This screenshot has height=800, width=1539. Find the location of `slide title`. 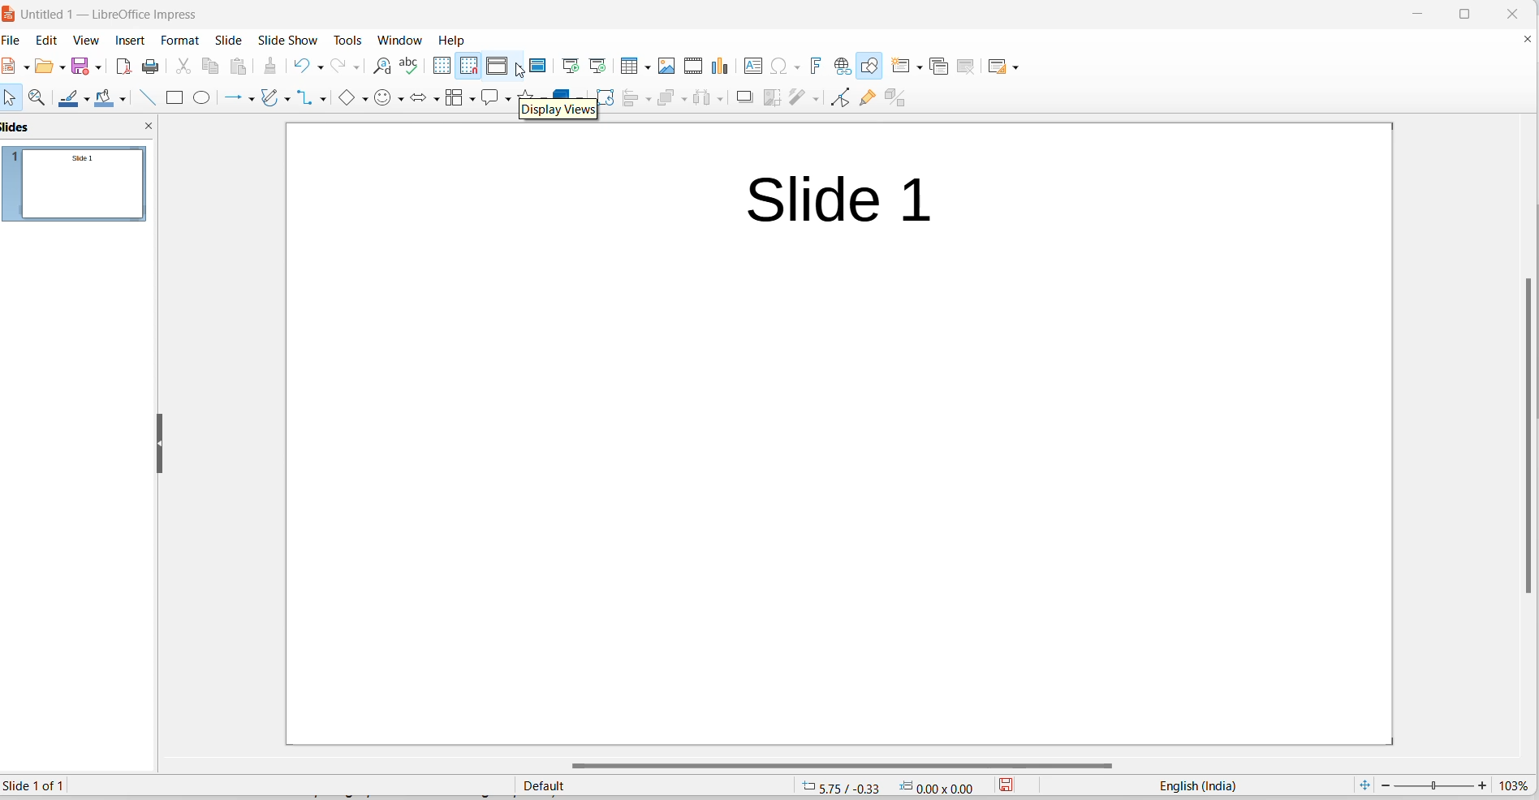

slide title is located at coordinates (839, 202).